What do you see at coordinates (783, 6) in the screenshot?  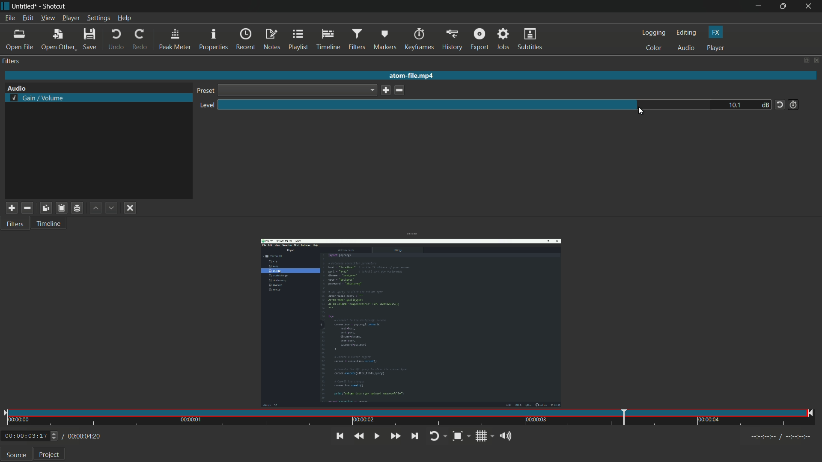 I see `maximize` at bounding box center [783, 6].